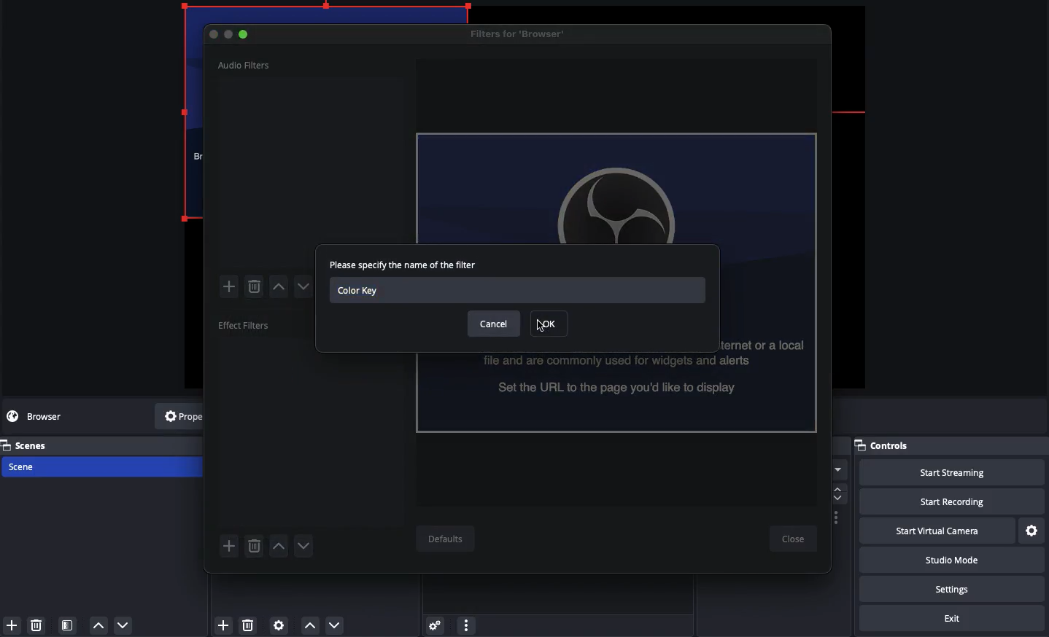 The height and width of the screenshot is (637, 1049). What do you see at coordinates (253, 543) in the screenshot?
I see `delete` at bounding box center [253, 543].